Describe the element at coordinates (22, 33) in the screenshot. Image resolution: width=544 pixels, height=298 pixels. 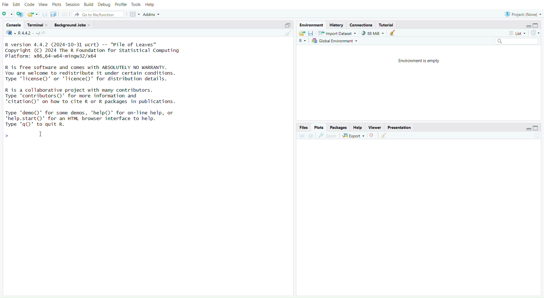
I see `R 4.4.2` at that location.